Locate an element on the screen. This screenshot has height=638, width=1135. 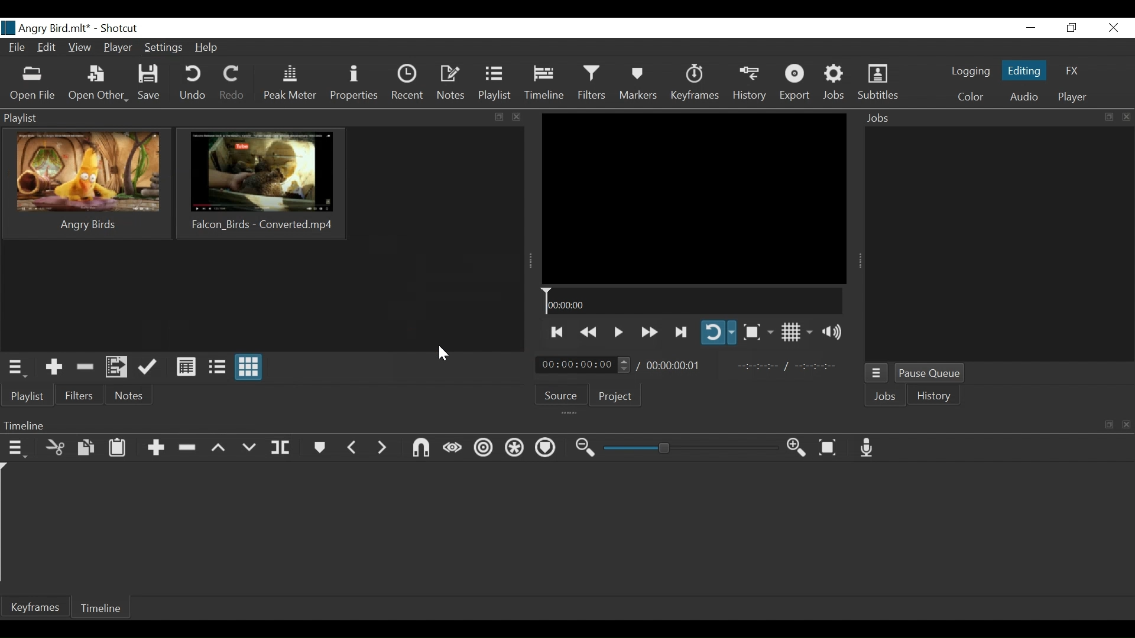
Markers is located at coordinates (639, 84).